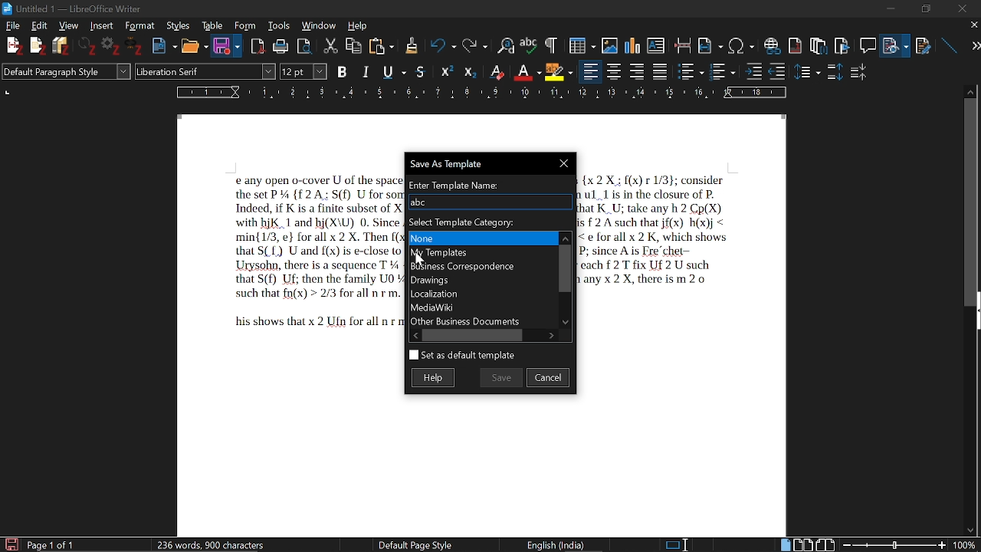 The height and width of the screenshot is (552, 981). I want to click on toggle ordered lists, so click(723, 71).